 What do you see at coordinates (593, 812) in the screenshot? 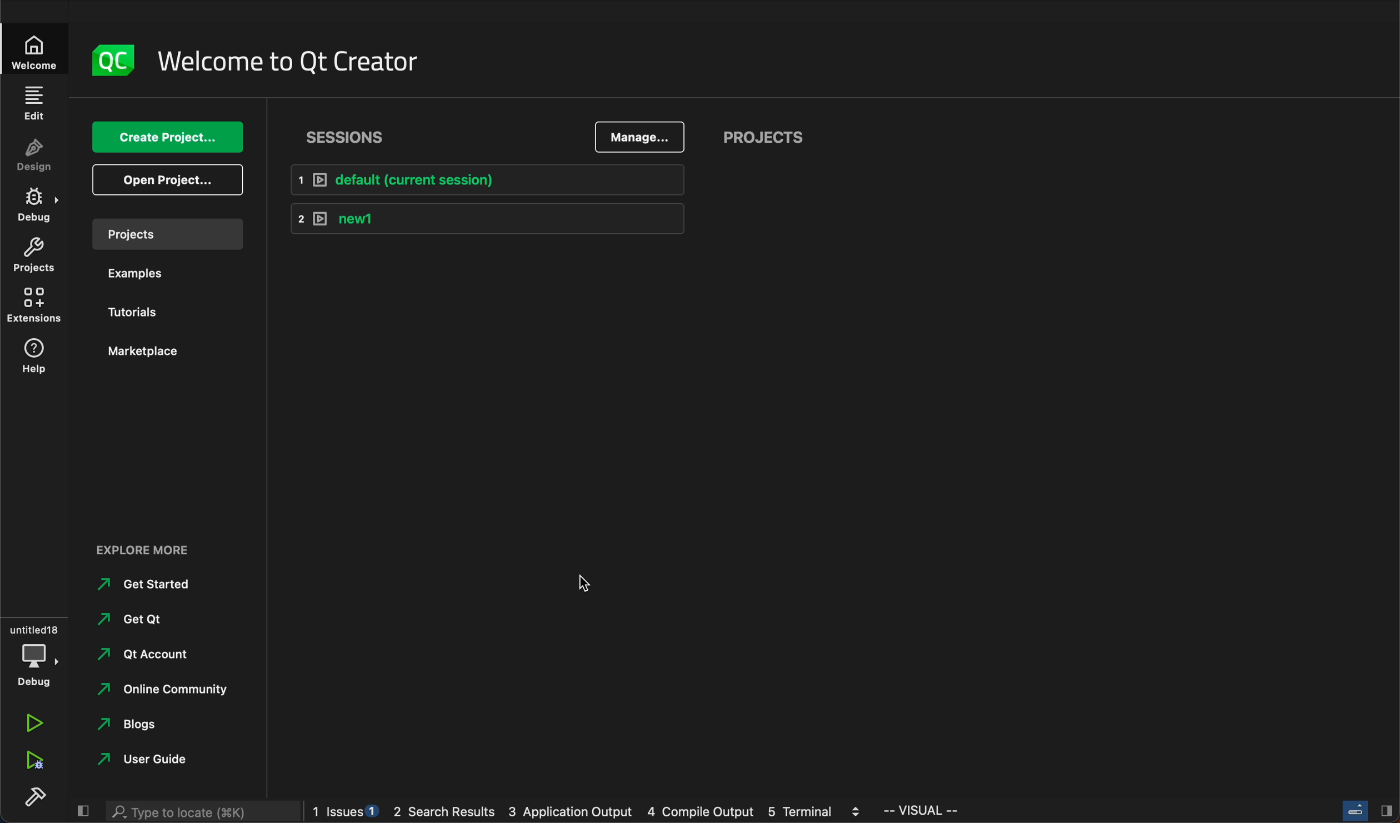
I see `logs` at bounding box center [593, 812].